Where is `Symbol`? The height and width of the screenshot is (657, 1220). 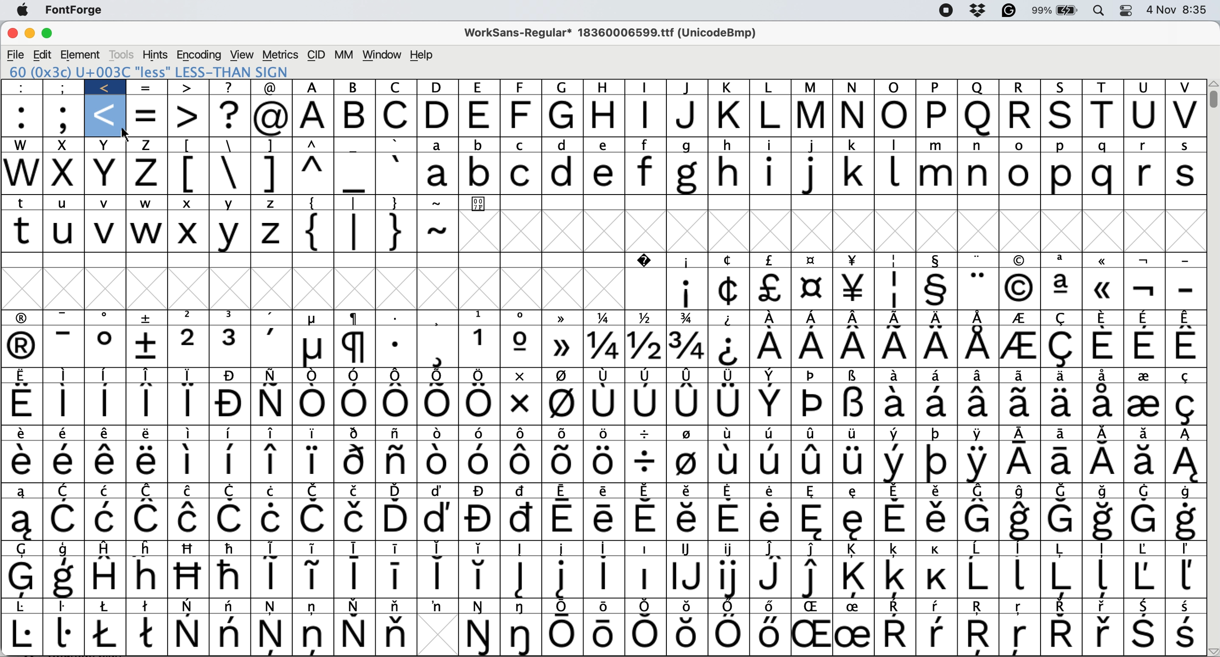 Symbol is located at coordinates (148, 374).